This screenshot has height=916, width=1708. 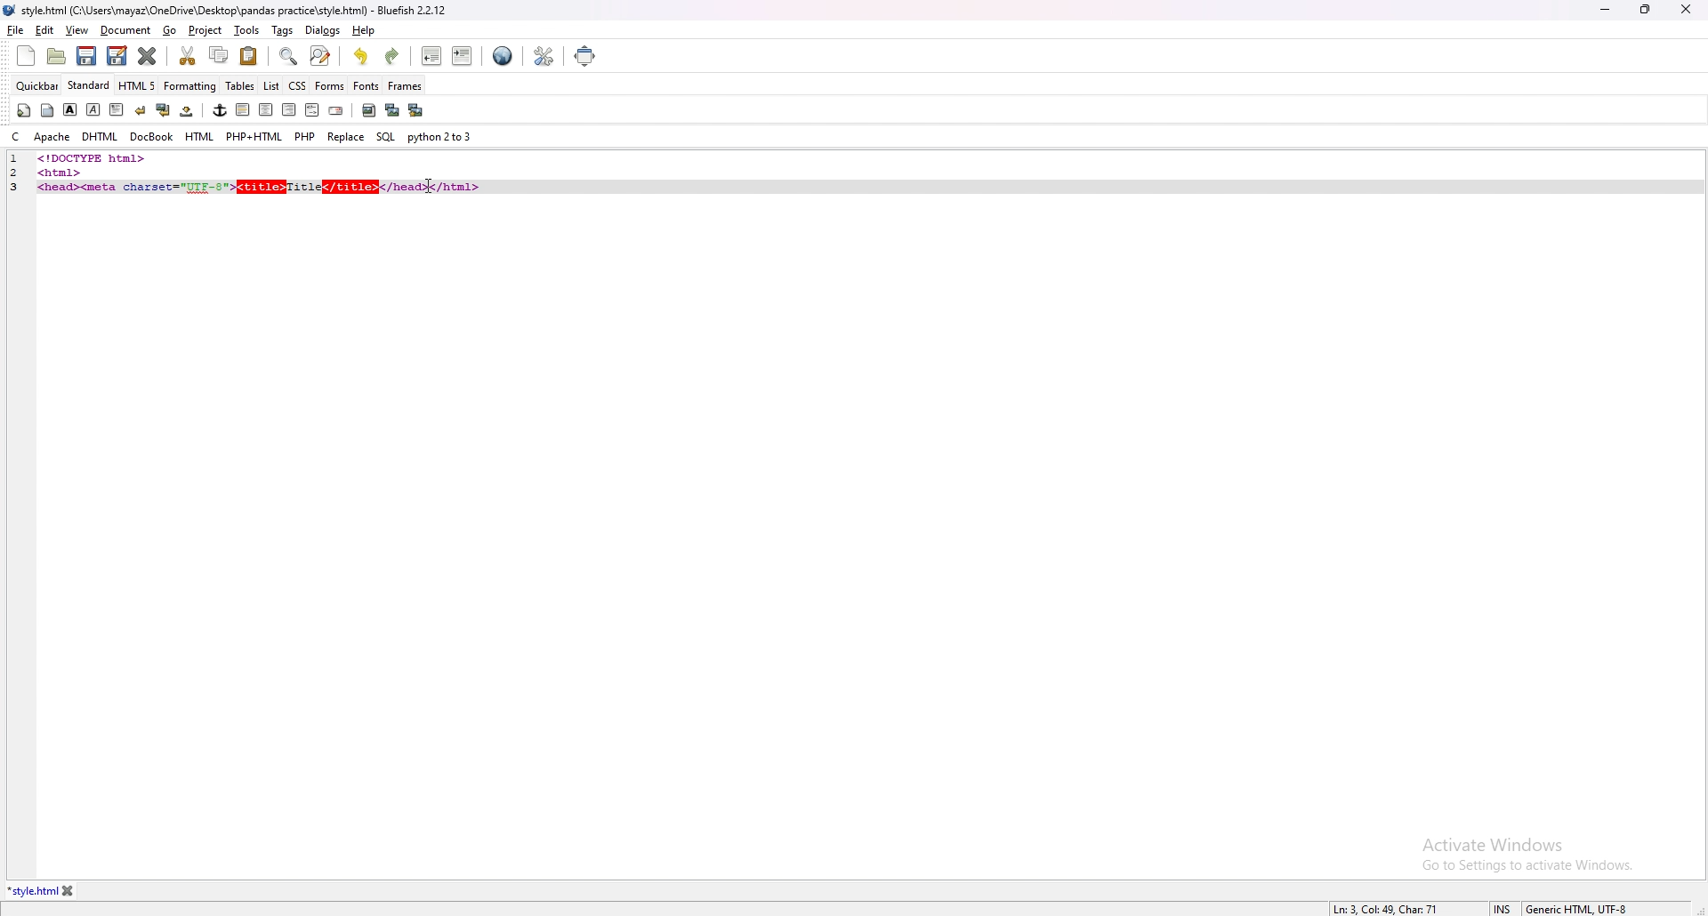 What do you see at coordinates (415, 109) in the screenshot?
I see `multi thumbnail` at bounding box center [415, 109].